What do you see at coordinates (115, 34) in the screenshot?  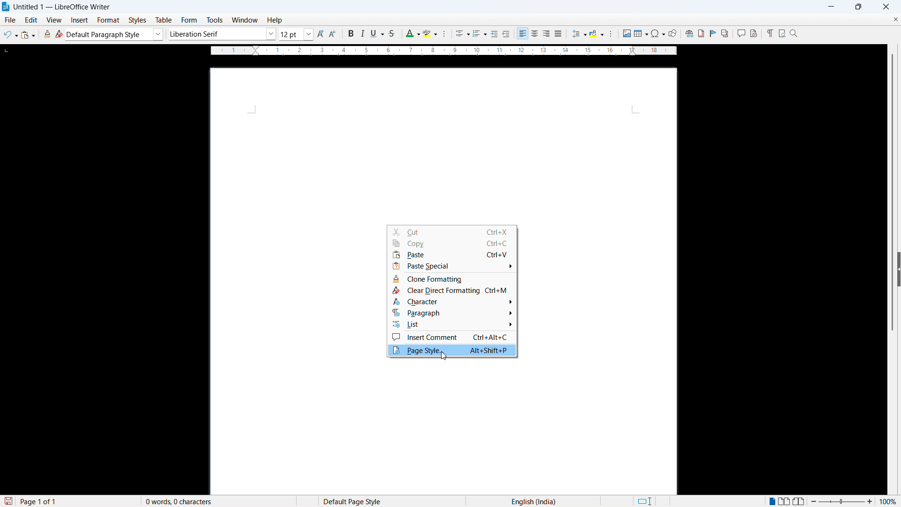 I see `Default paragraph style` at bounding box center [115, 34].